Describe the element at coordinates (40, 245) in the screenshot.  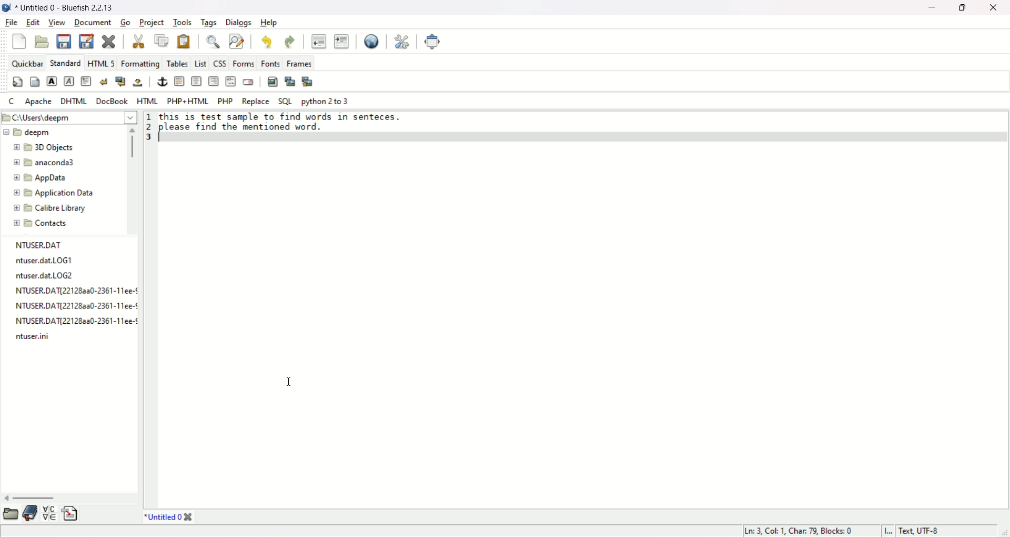
I see `NTUSER.DAT` at that location.